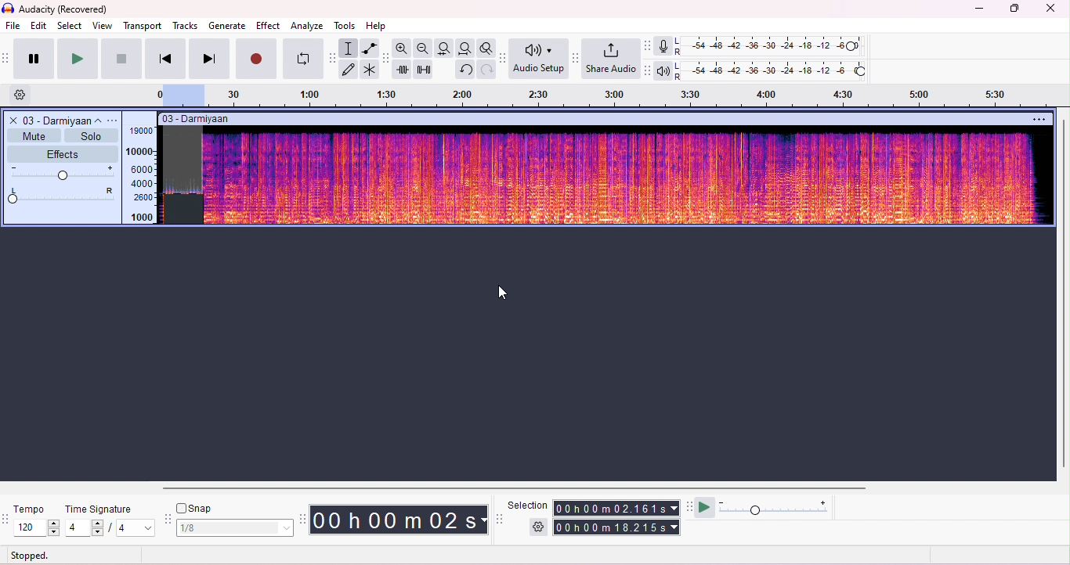 The image size is (1070, 565). Describe the element at coordinates (183, 209) in the screenshot. I see `spectral edit done` at that location.